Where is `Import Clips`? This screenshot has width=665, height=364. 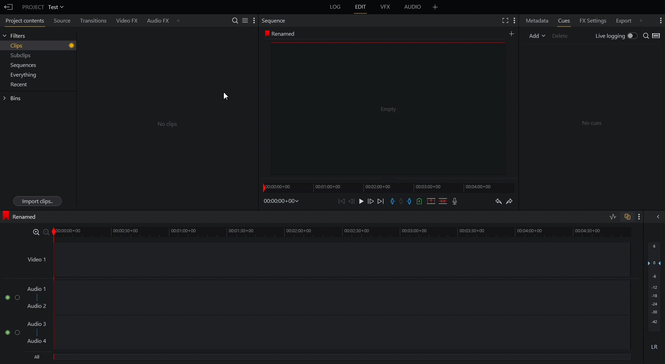
Import Clips is located at coordinates (37, 201).